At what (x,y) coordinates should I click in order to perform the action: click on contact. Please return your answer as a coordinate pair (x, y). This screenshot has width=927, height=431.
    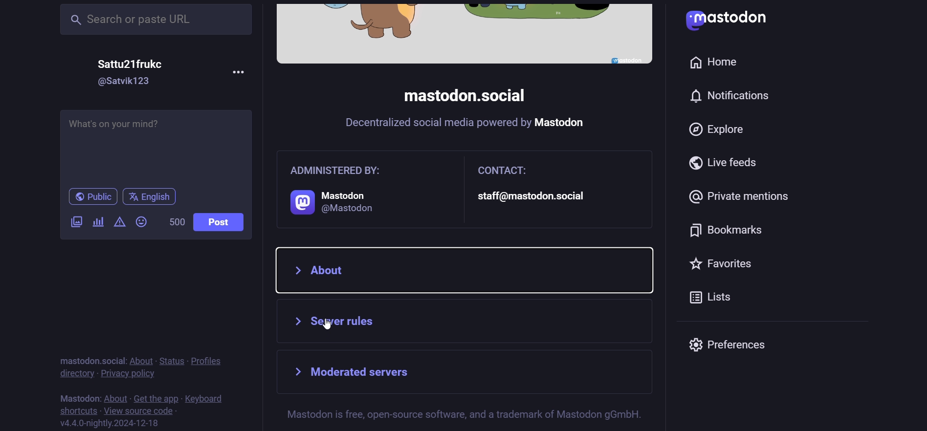
    Looking at the image, I should click on (541, 189).